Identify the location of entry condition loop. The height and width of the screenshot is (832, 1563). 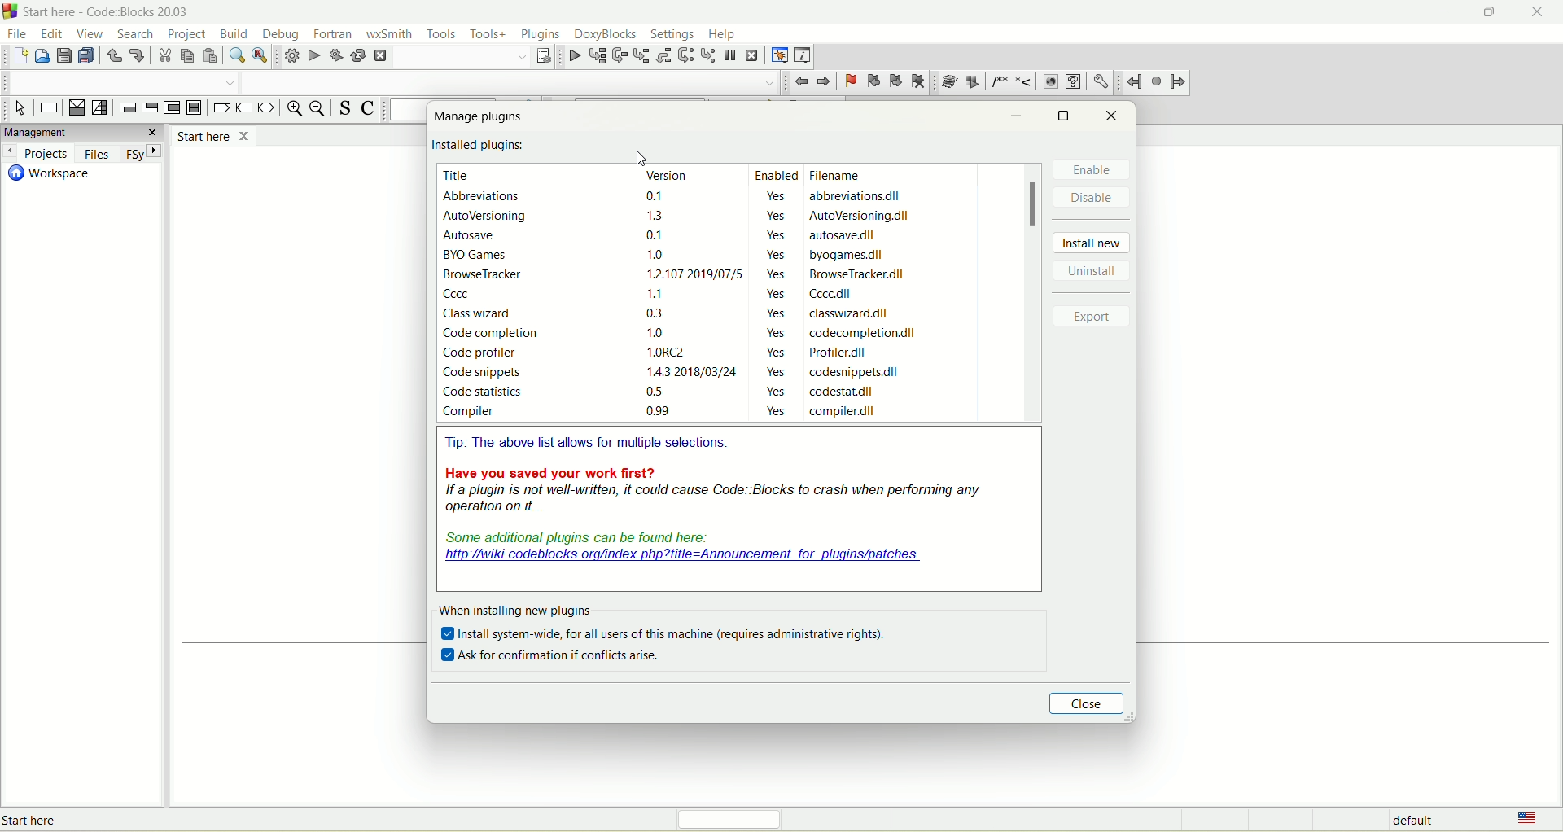
(125, 108).